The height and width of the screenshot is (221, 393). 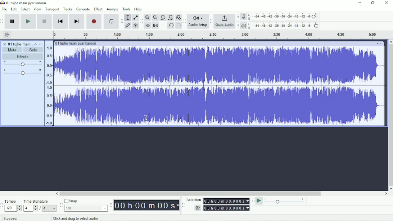 I want to click on Audacity tools toolbar, so click(x=122, y=21).